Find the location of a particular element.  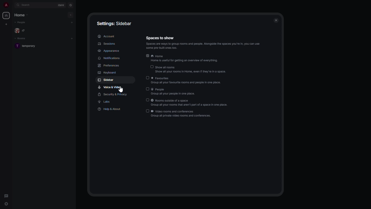

add is located at coordinates (72, 38).